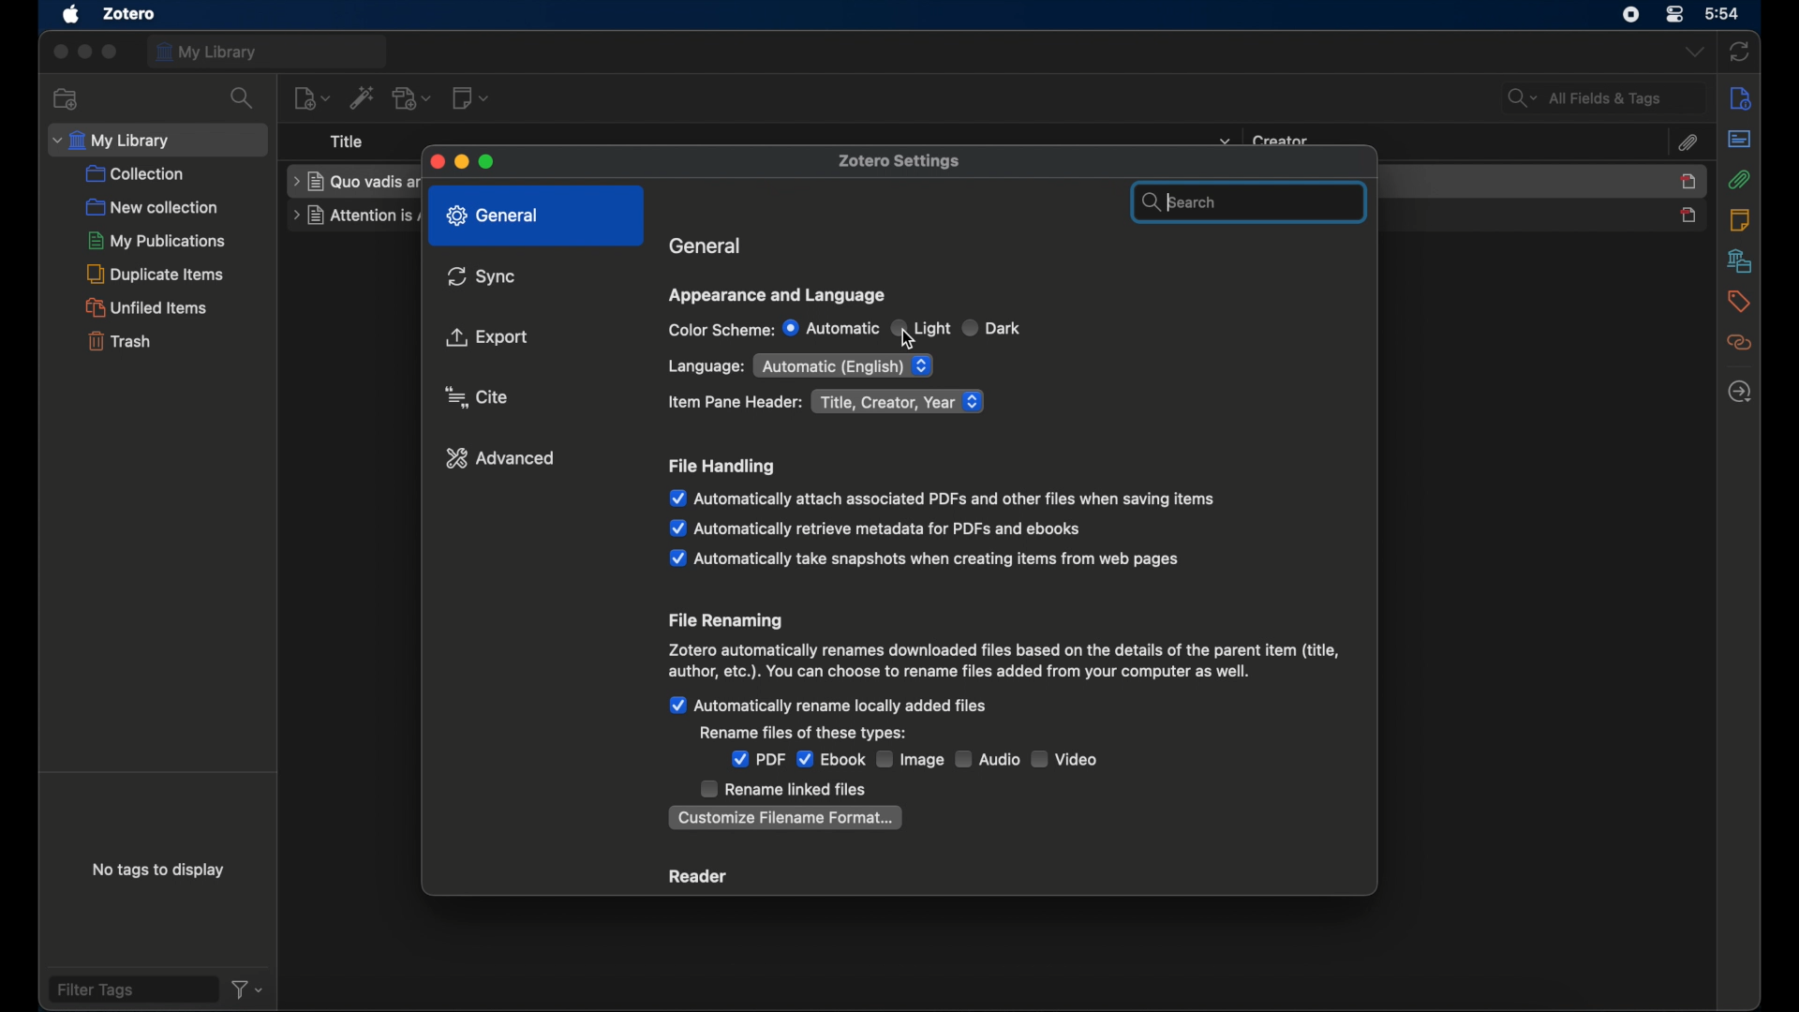  What do you see at coordinates (478, 397) in the screenshot?
I see `cursor` at bounding box center [478, 397].